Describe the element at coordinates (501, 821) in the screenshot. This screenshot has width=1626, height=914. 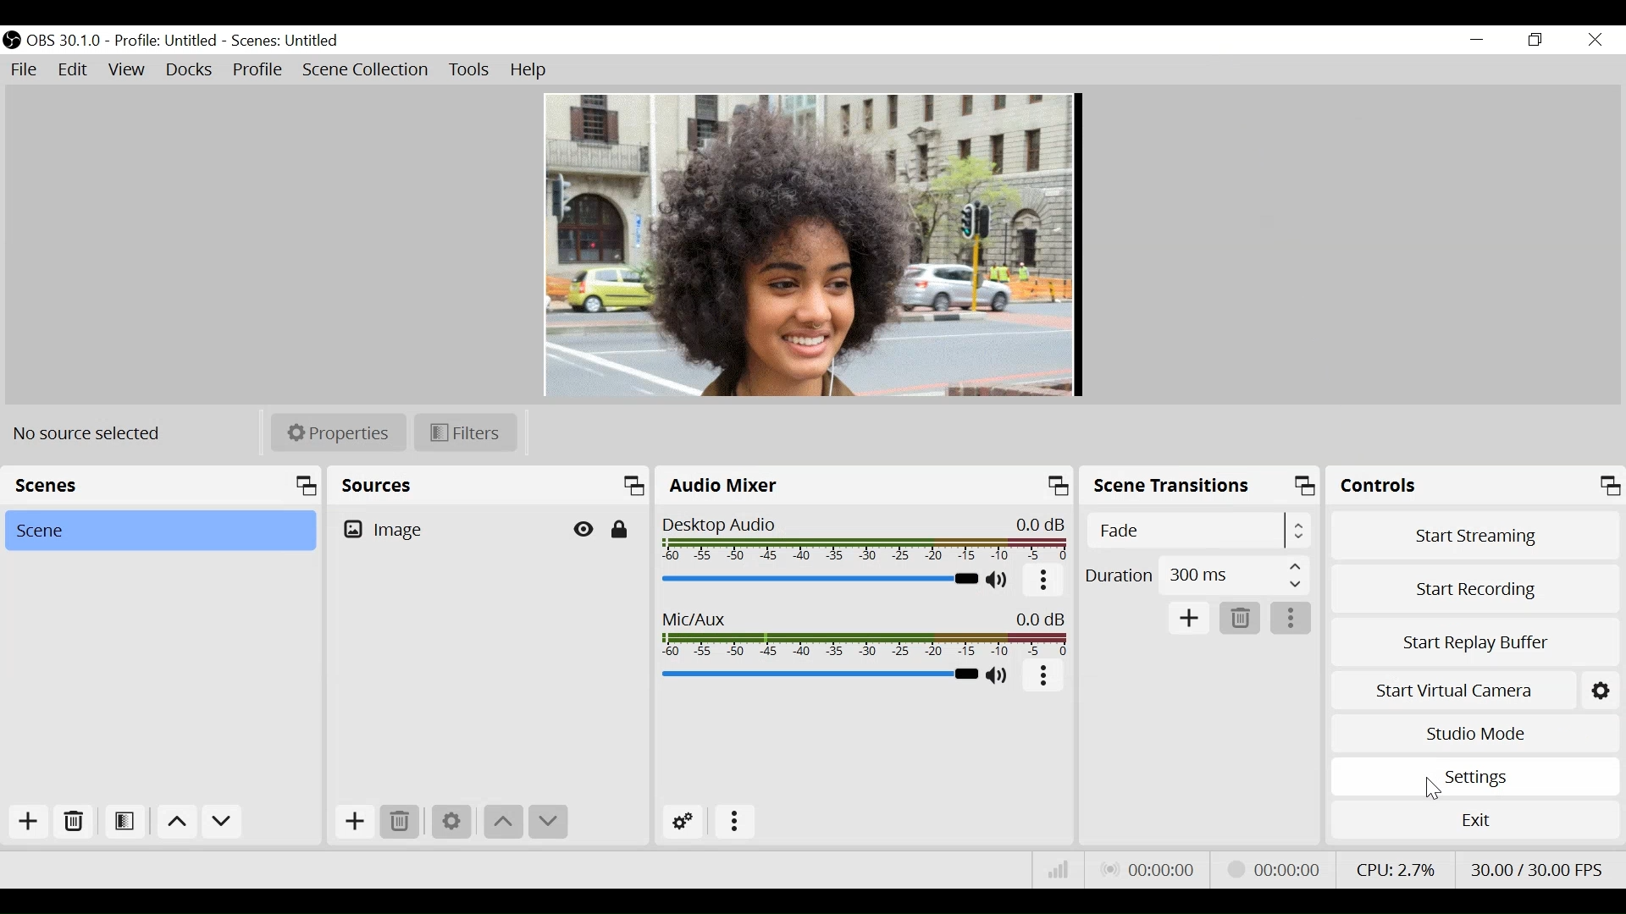
I see `Move Up` at that location.